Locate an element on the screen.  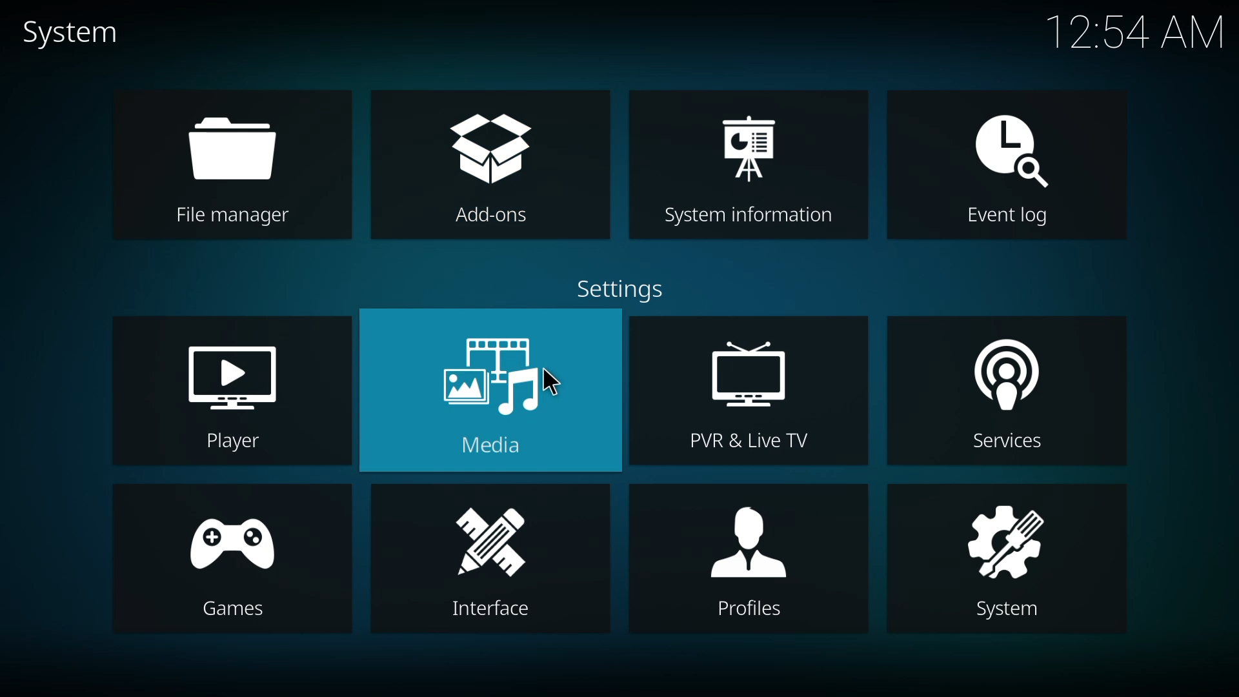
cursor is located at coordinates (552, 383).